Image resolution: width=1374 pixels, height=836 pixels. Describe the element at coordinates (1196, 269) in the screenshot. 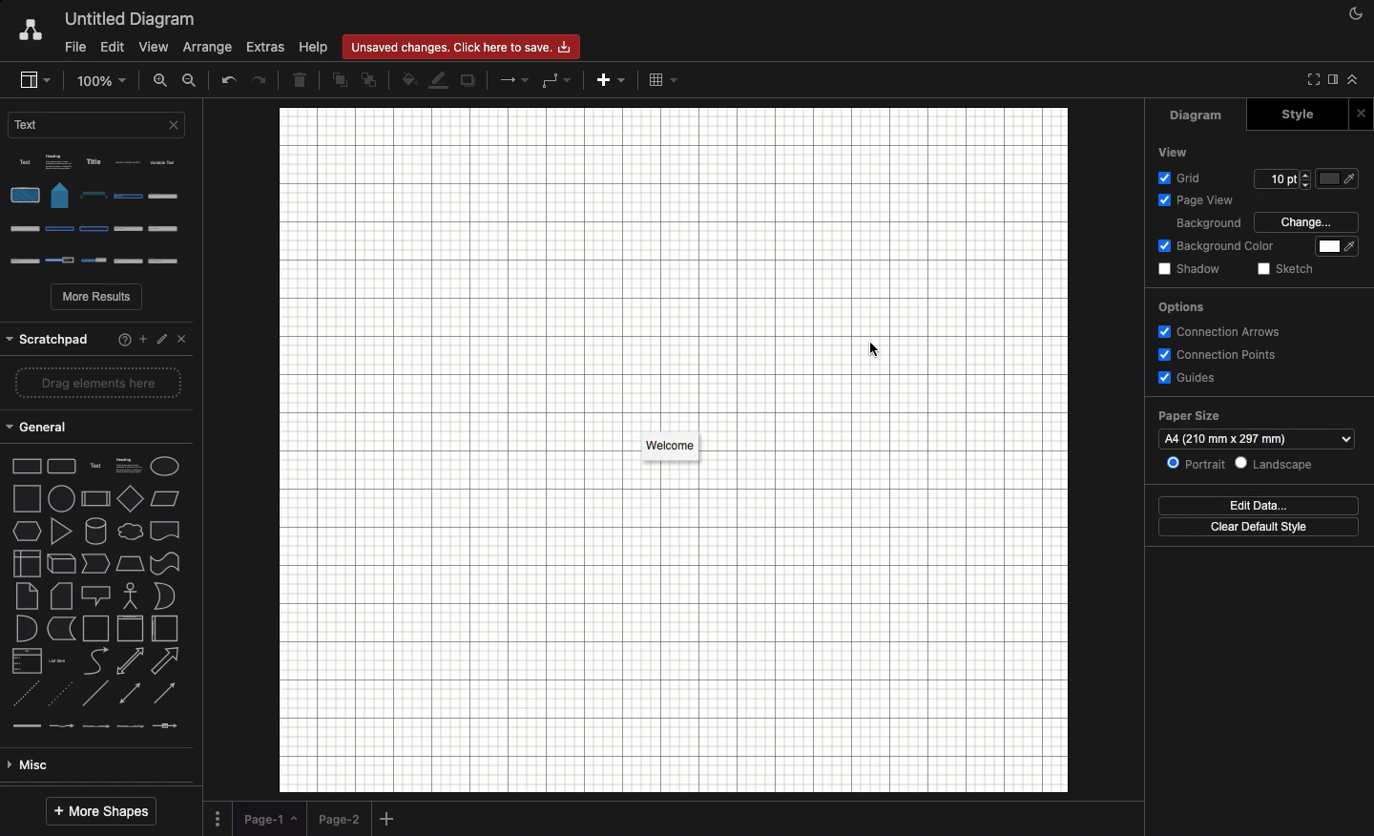

I see `shadow` at that location.